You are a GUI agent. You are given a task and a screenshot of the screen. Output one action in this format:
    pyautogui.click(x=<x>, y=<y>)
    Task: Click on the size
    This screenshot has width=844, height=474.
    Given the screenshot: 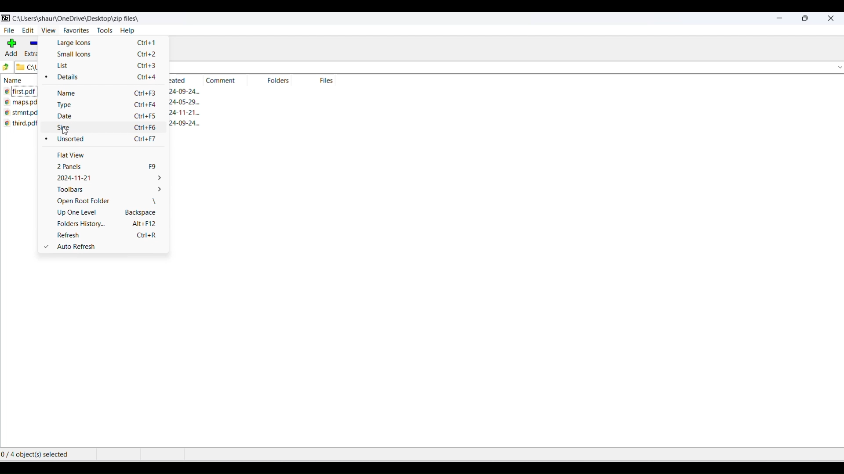 What is the action you would take?
    pyautogui.click(x=109, y=129)
    